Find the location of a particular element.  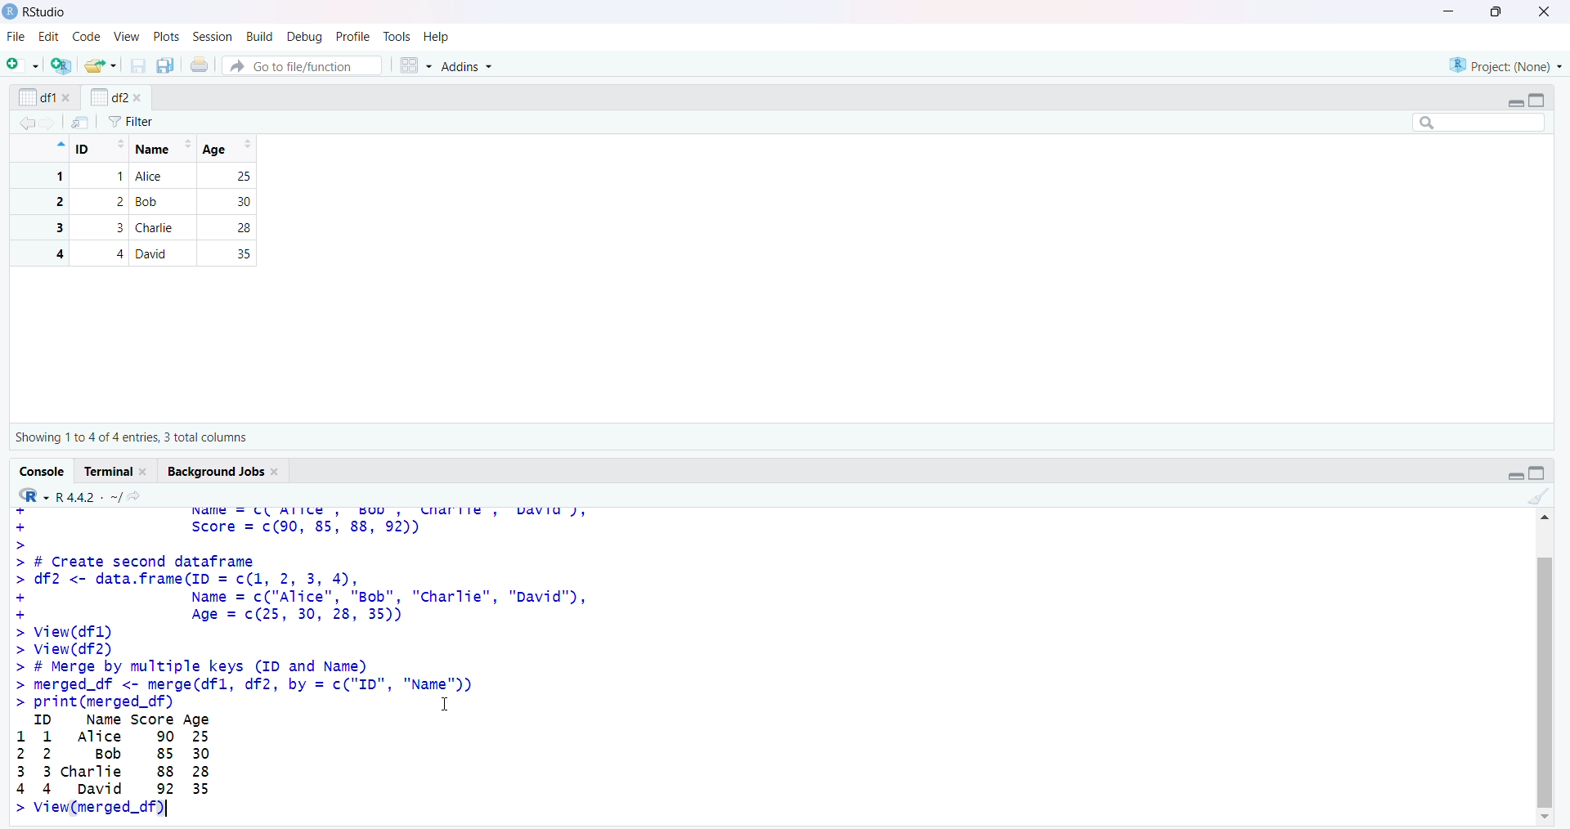

minimise is located at coordinates (1449, 11).